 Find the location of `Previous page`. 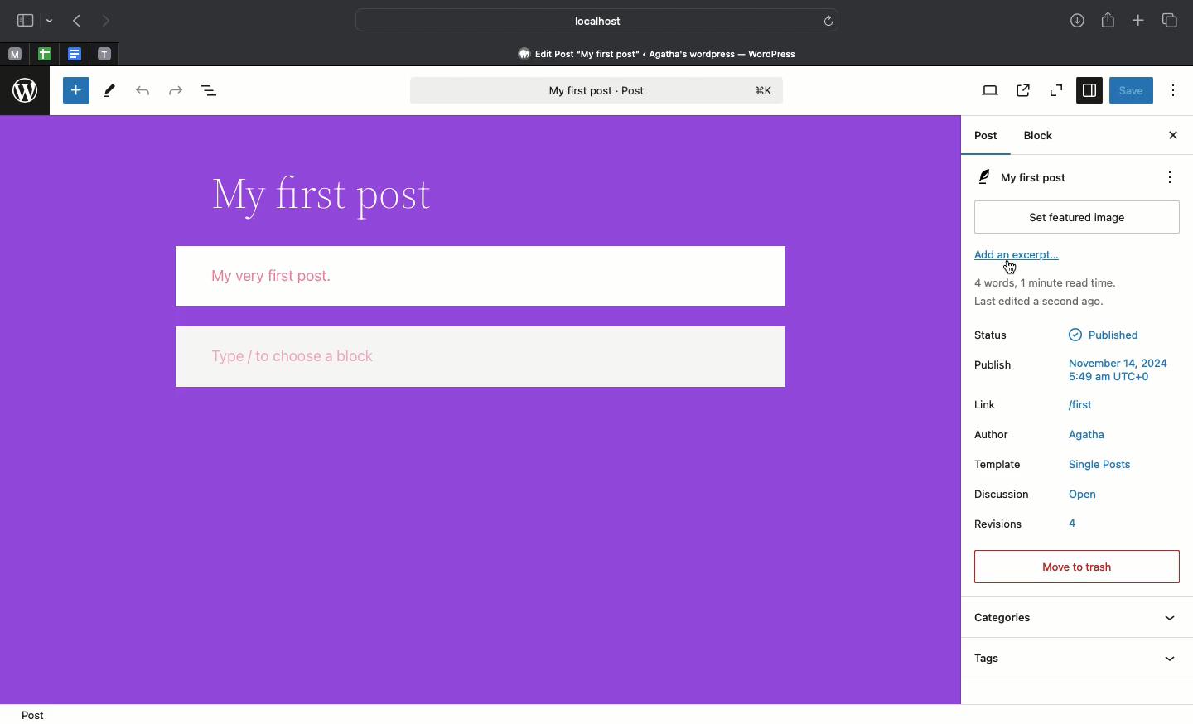

Previous page is located at coordinates (76, 22).